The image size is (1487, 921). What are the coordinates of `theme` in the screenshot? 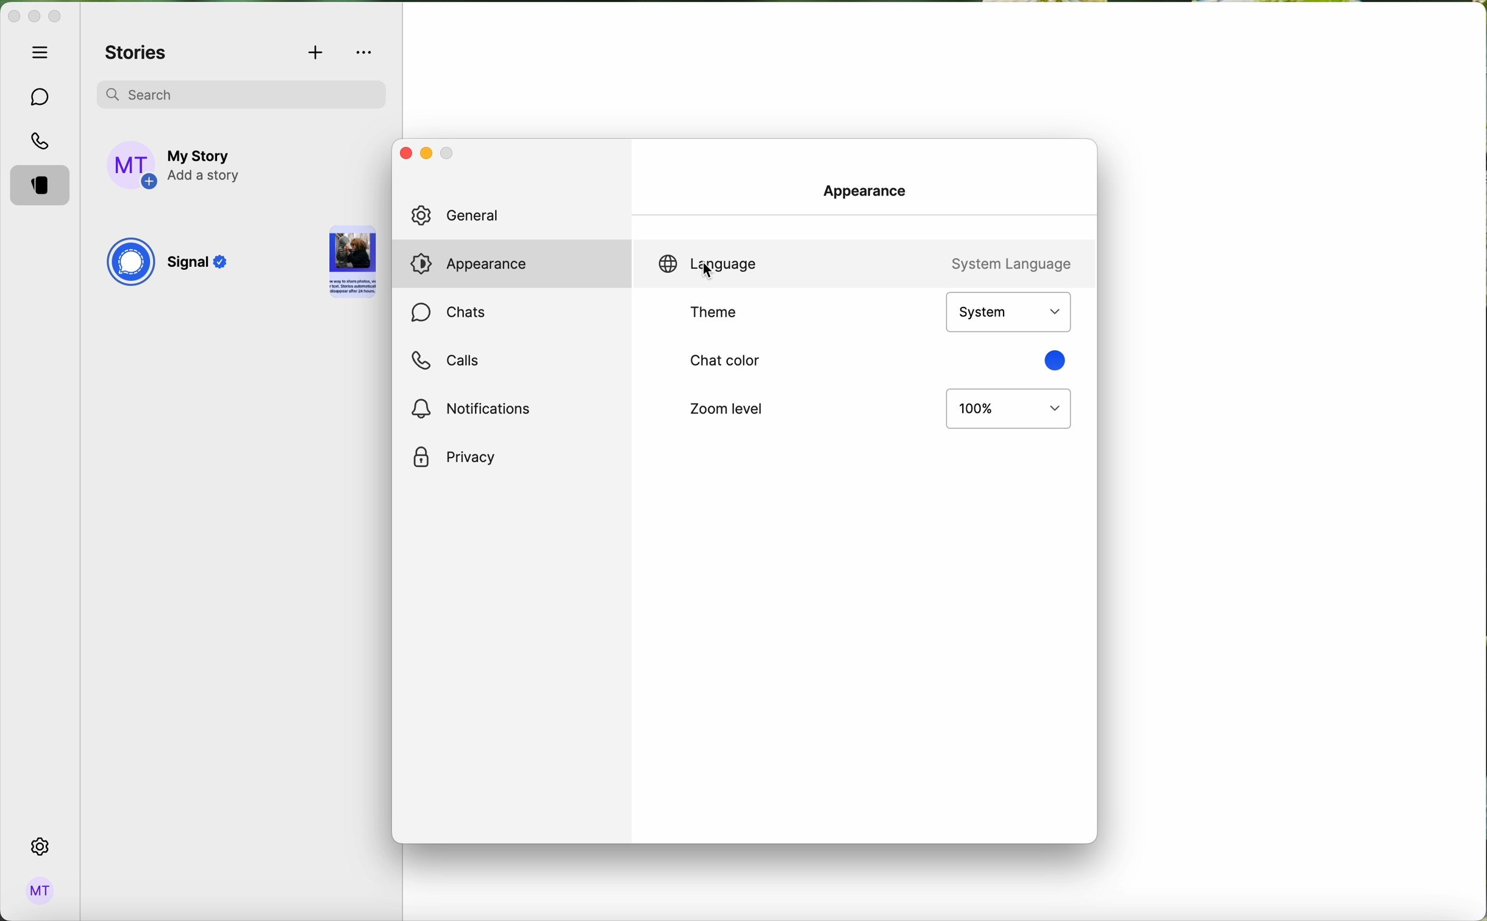 It's located at (716, 313).